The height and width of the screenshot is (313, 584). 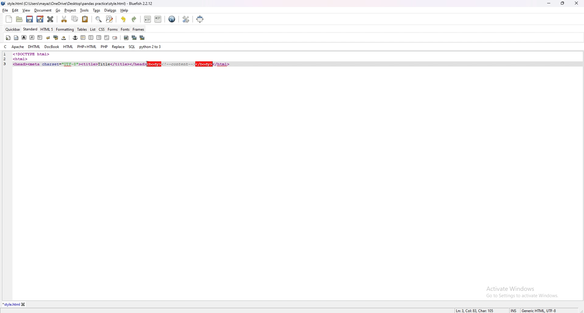 What do you see at coordinates (124, 63) in the screenshot?
I see `code` at bounding box center [124, 63].